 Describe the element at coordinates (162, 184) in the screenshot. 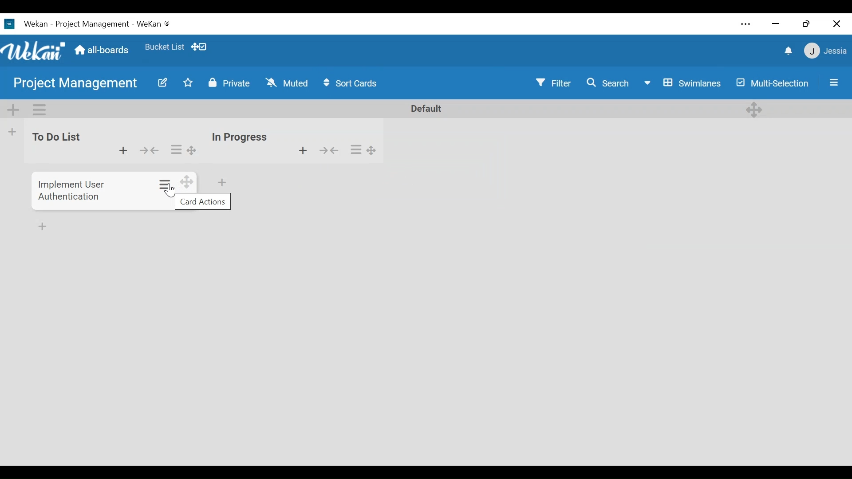

I see `options` at that location.